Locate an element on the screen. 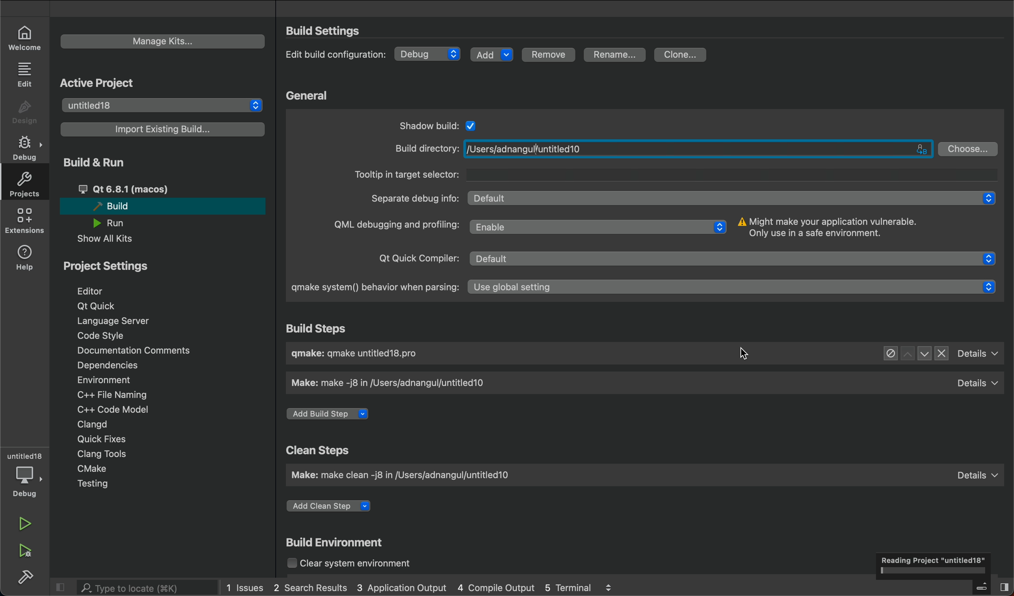 The image size is (1014, 596). close slidebar is located at coordinates (990, 586).